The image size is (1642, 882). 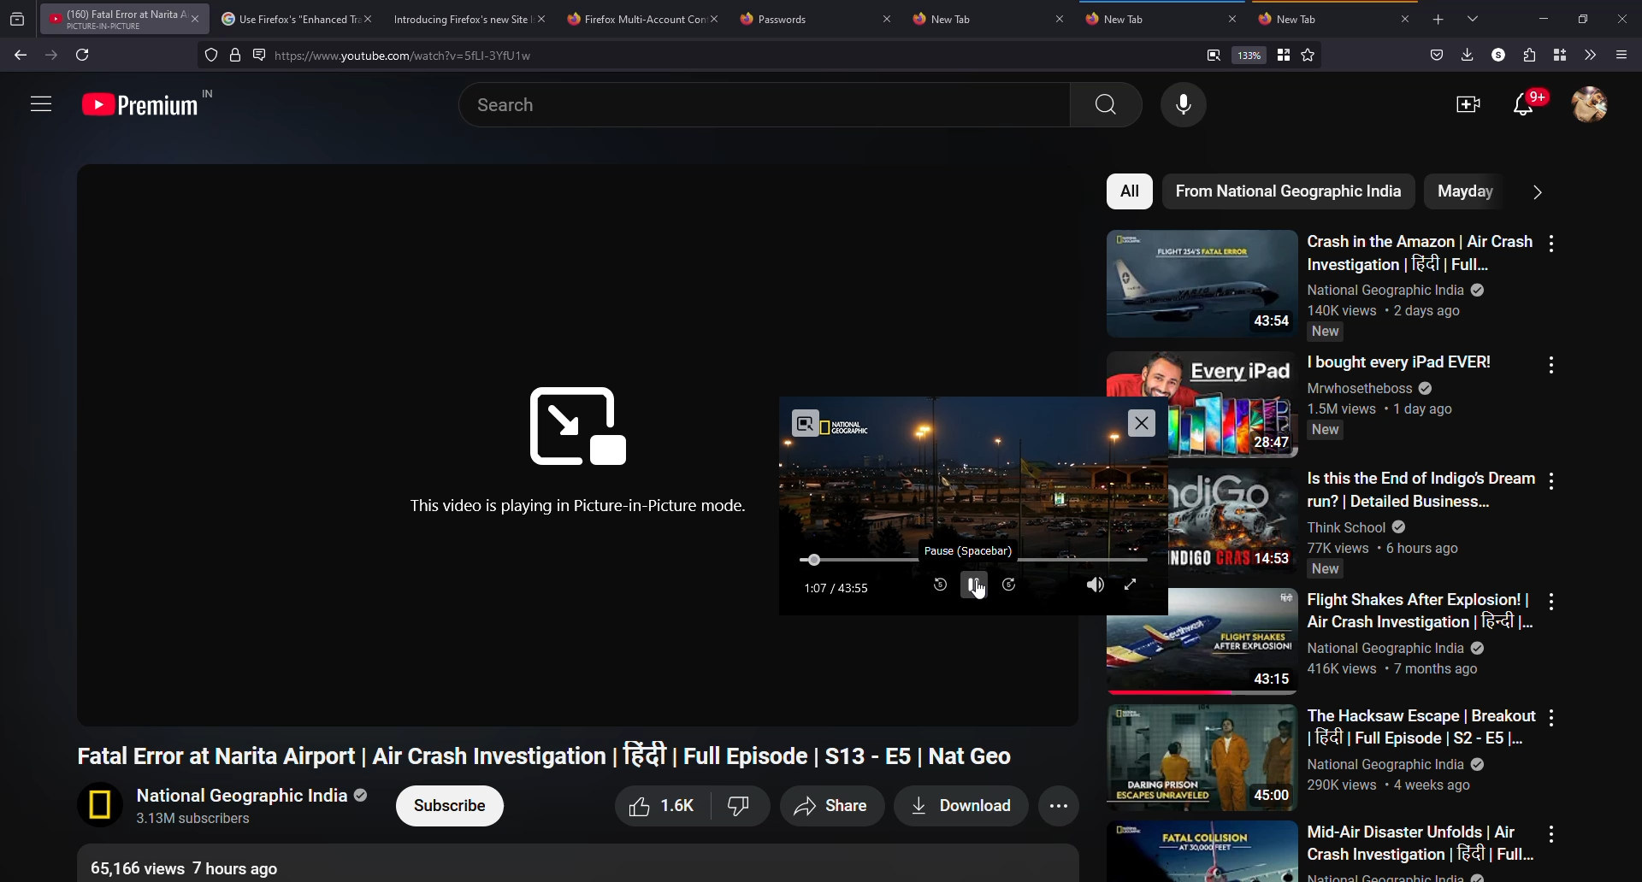 I want to click on tracking, so click(x=210, y=55).